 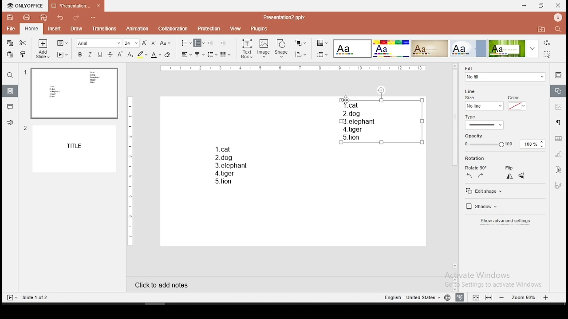 I want to click on slide , so click(x=76, y=149).